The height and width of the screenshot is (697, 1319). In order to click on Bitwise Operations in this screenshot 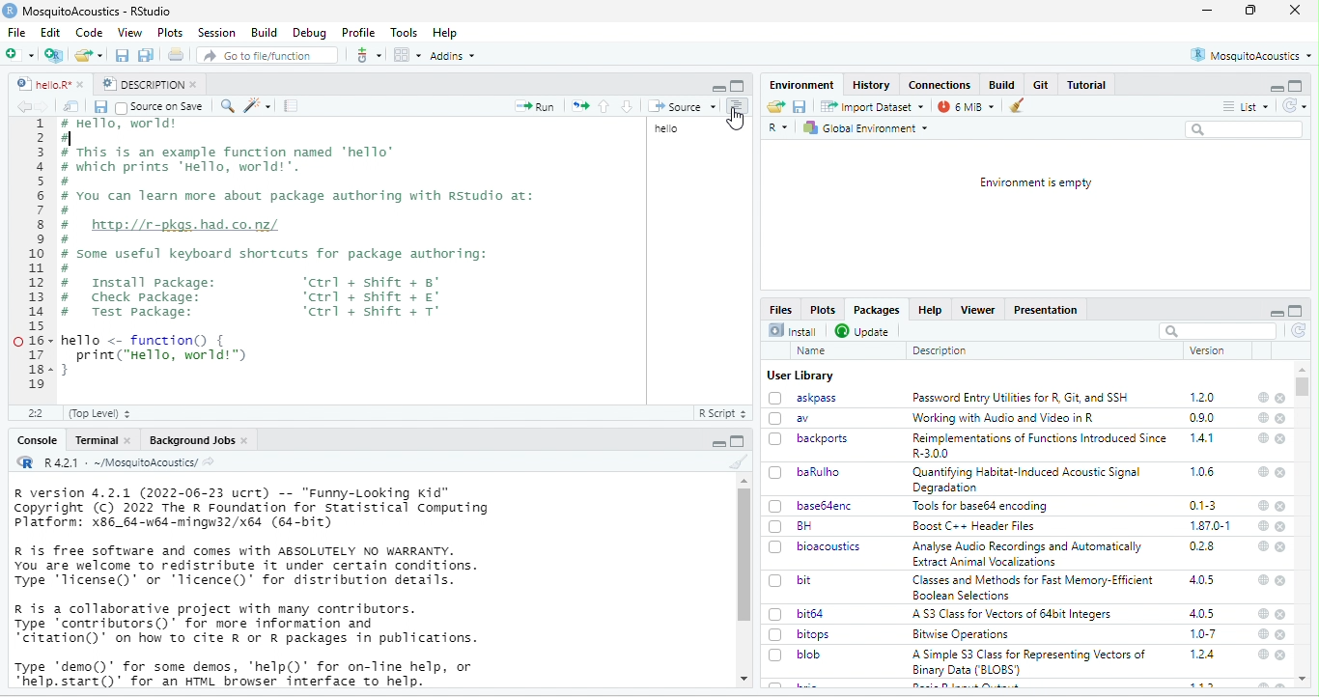, I will do `click(959, 635)`.